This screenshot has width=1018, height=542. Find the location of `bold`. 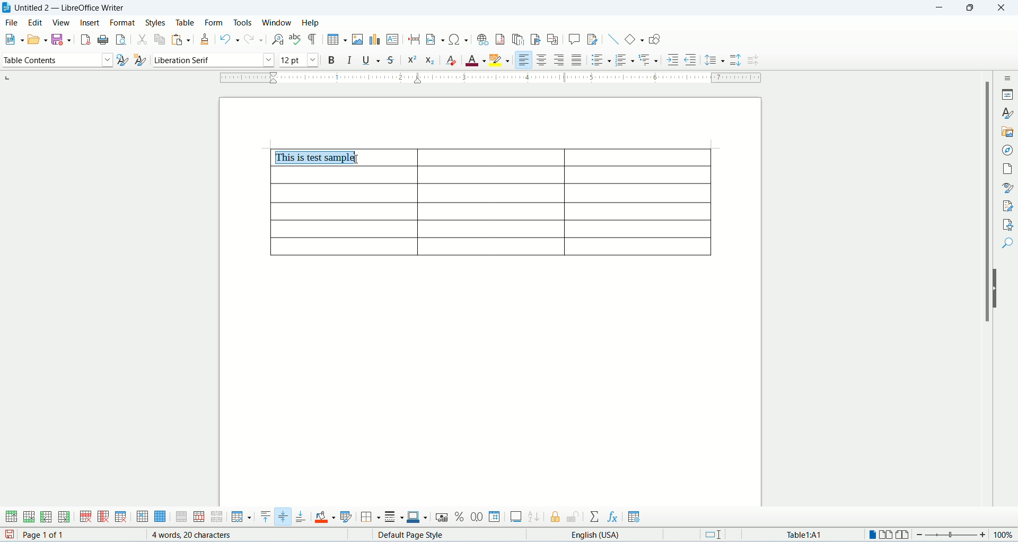

bold is located at coordinates (334, 60).